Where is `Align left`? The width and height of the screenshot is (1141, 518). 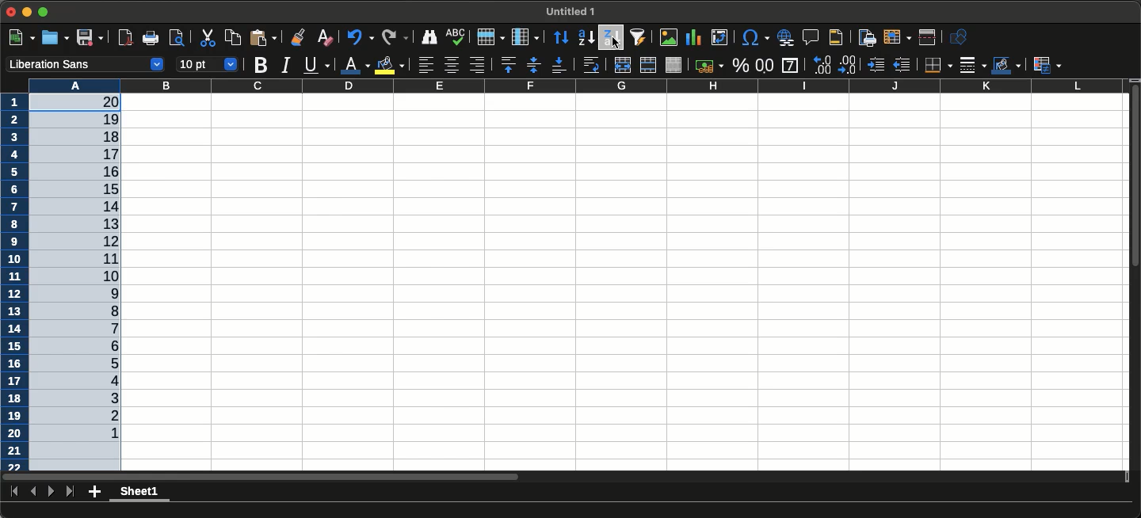 Align left is located at coordinates (427, 66).